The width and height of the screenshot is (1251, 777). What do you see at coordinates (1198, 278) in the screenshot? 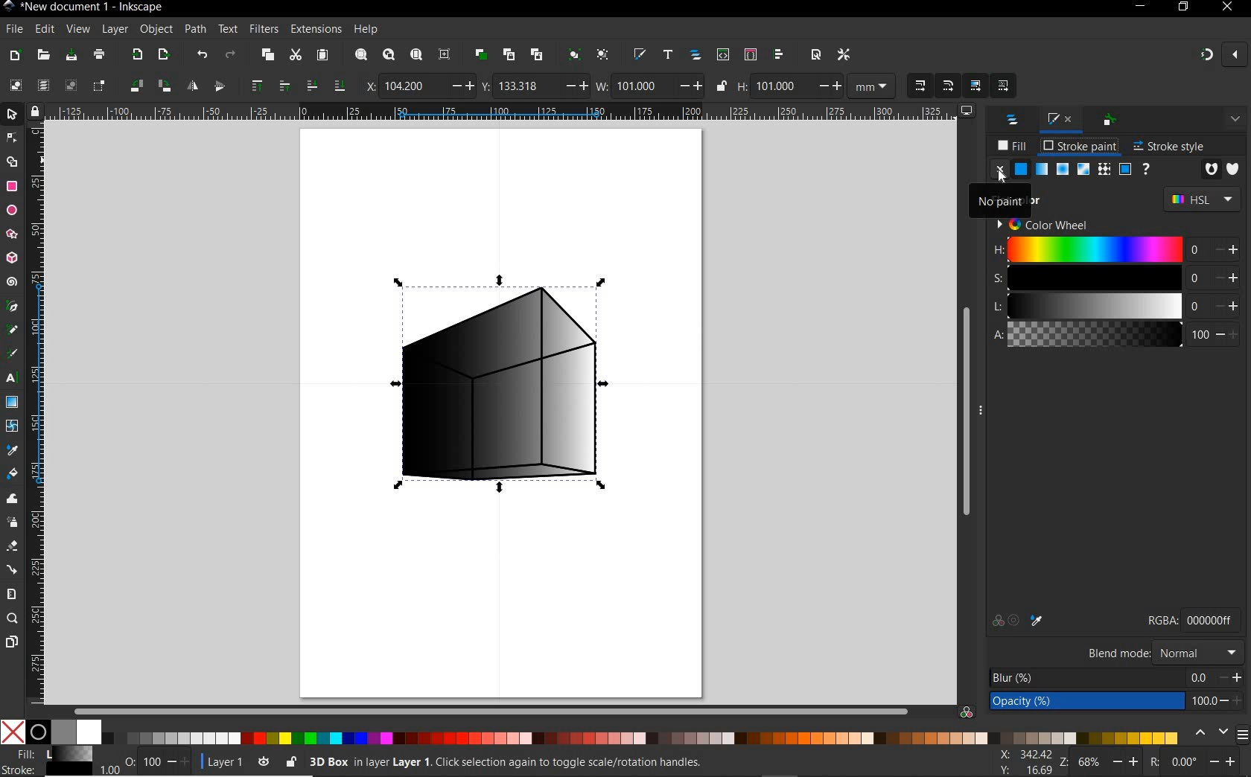
I see `0` at bounding box center [1198, 278].